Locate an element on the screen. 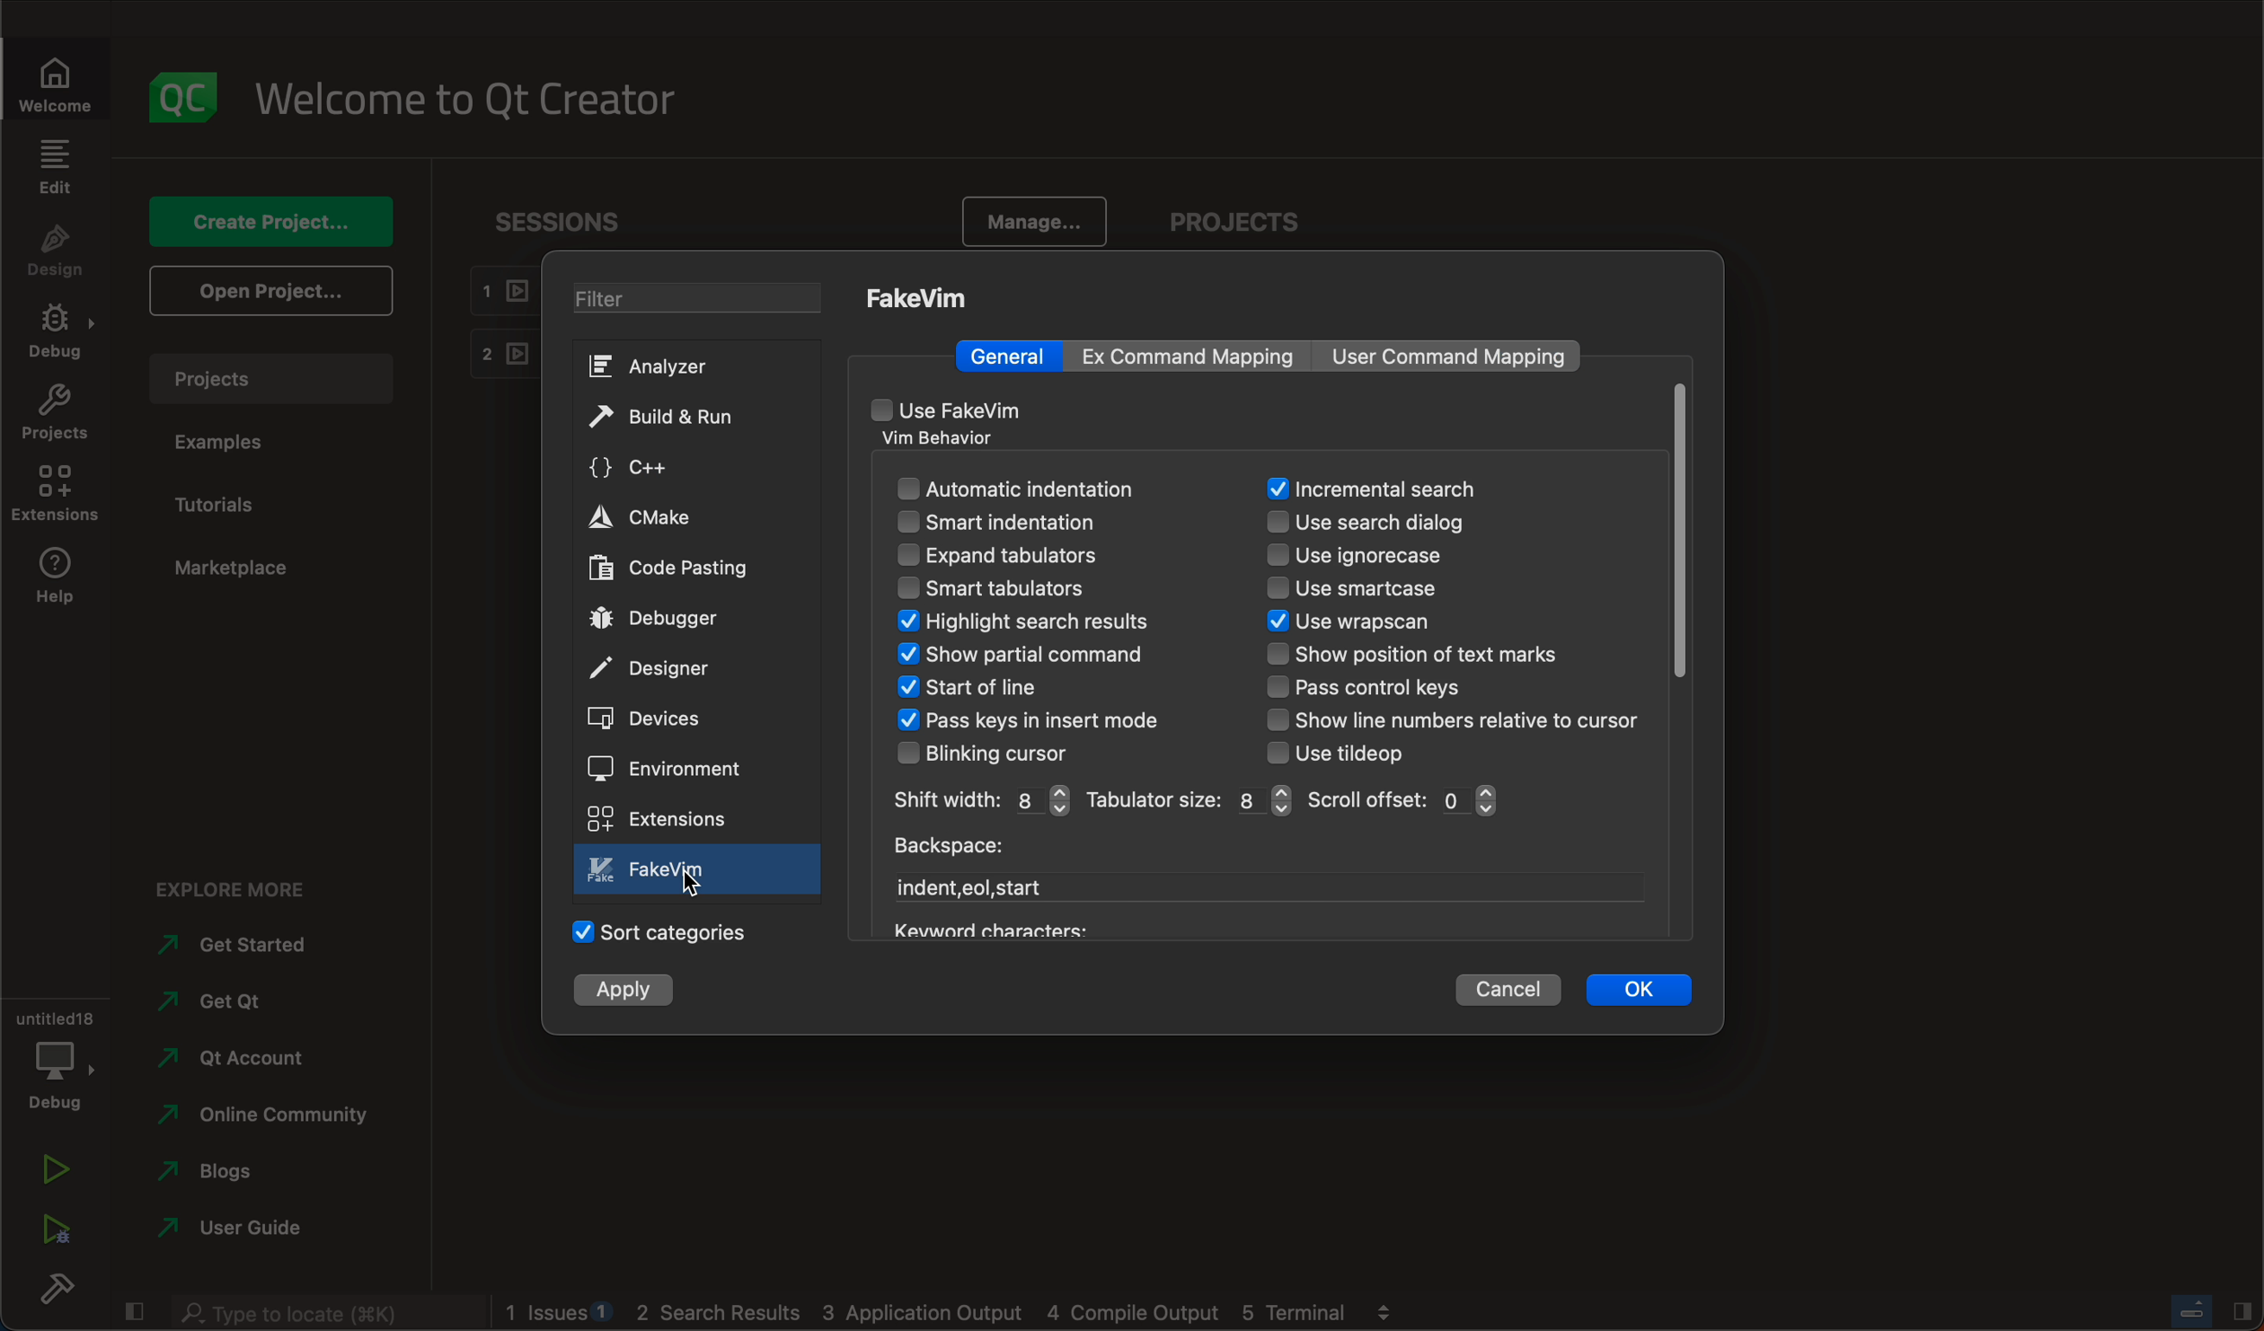 The height and width of the screenshot is (1331, 2264). close slide bar is located at coordinates (132, 1313).